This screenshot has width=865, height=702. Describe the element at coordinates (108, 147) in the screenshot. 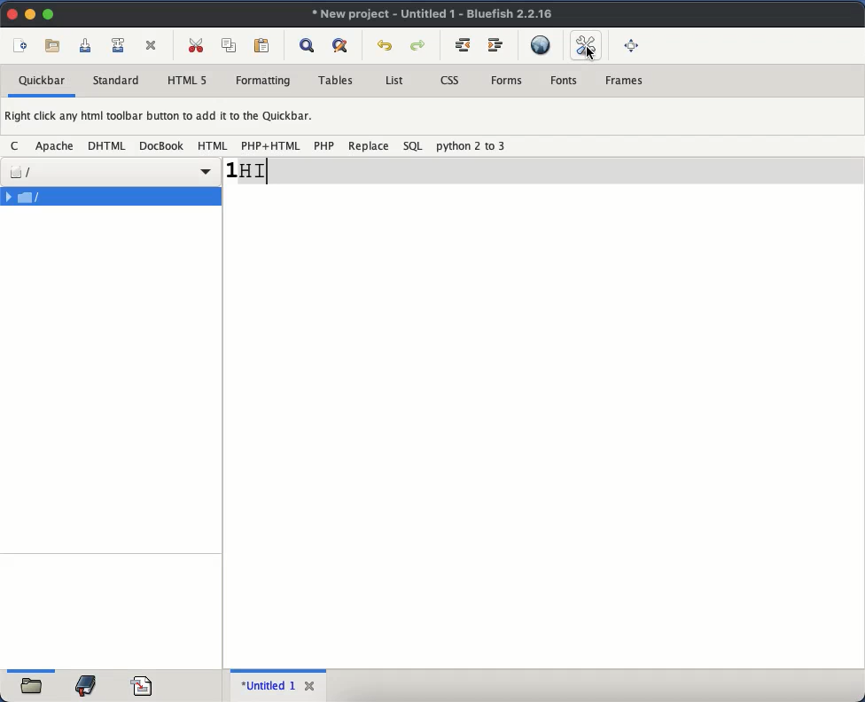

I see `dhtml` at that location.